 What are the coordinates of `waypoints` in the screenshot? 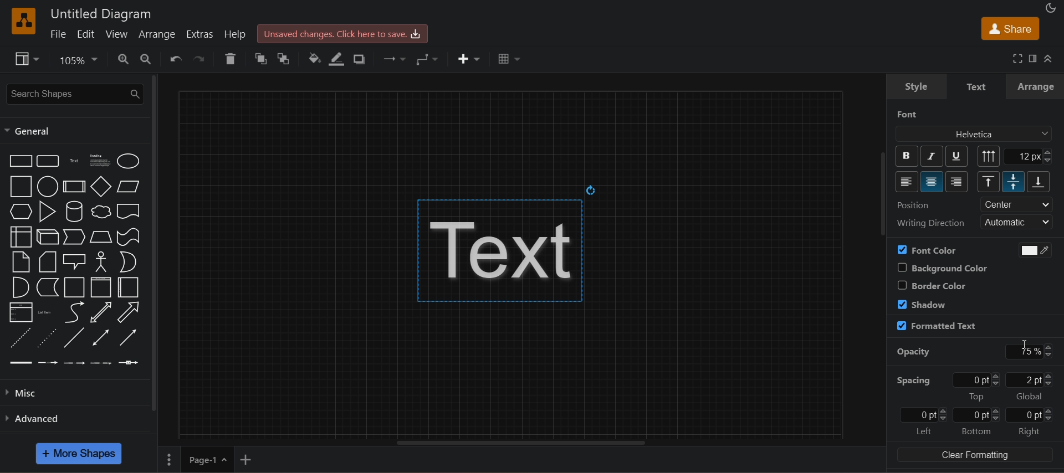 It's located at (429, 59).